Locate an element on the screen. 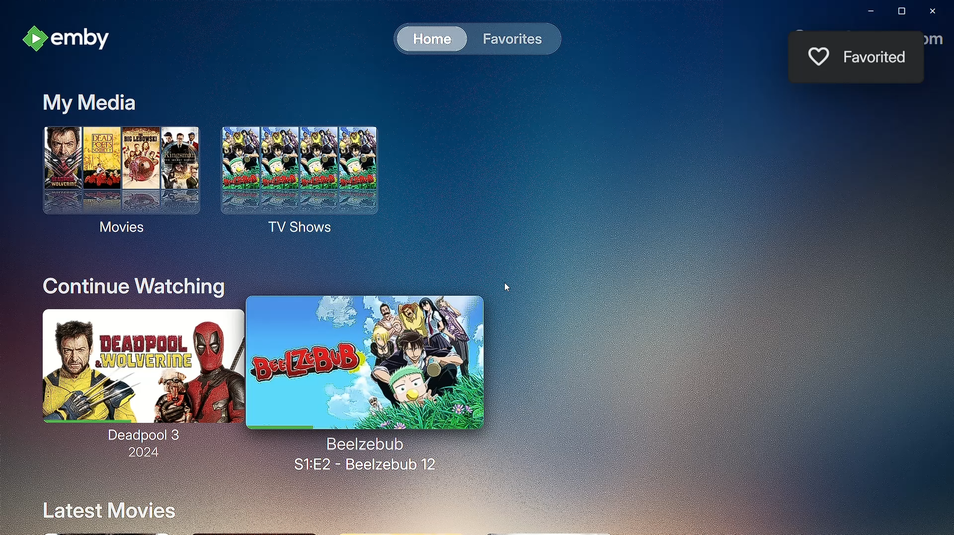 This screenshot has width=954, height=535. TV Shows is located at coordinates (305, 181).